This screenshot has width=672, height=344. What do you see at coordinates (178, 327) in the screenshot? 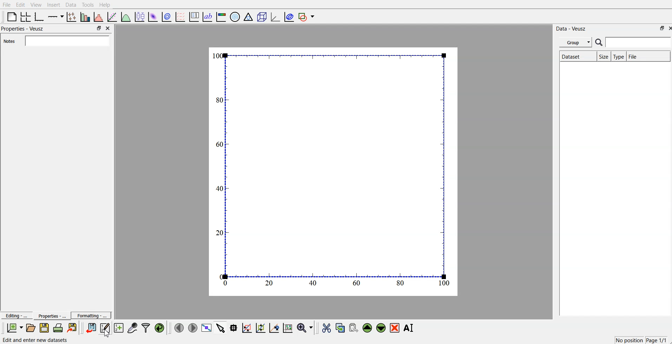
I see `Move to previous page` at bounding box center [178, 327].